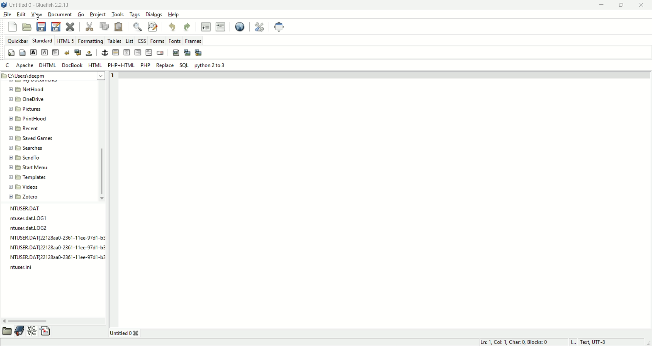 The width and height of the screenshot is (652, 346). What do you see at coordinates (55, 257) in the screenshot?
I see `file` at bounding box center [55, 257].